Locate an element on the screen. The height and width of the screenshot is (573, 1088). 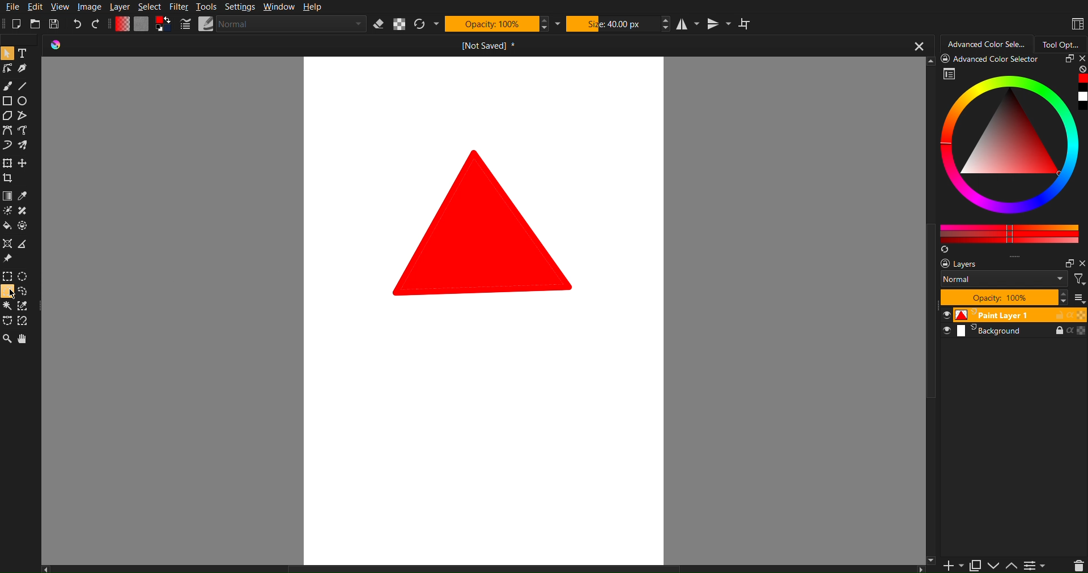
Gradient is located at coordinates (7, 197).